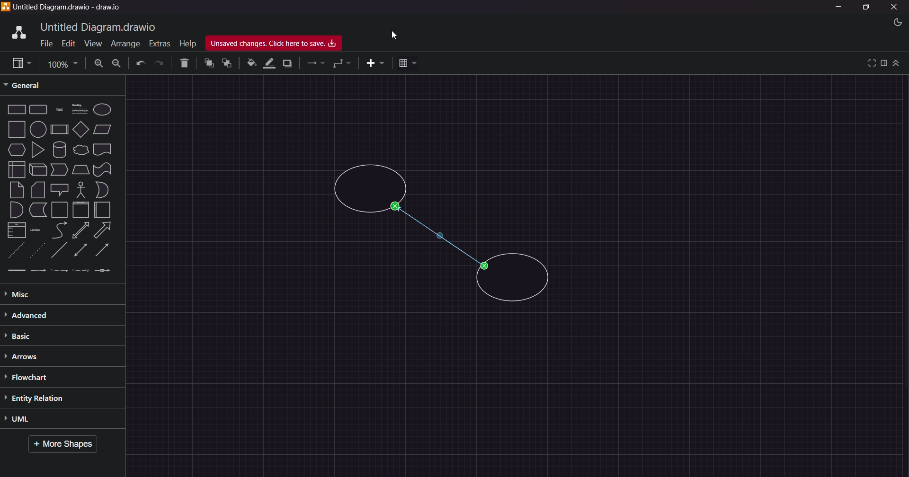 Image resolution: width=909 pixels, height=477 pixels. Describe the element at coordinates (100, 26) in the screenshot. I see `title` at that location.